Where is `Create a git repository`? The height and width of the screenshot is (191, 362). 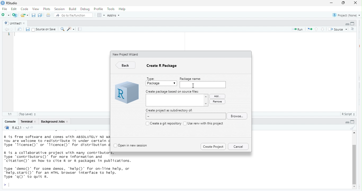 Create a git repository is located at coordinates (165, 123).